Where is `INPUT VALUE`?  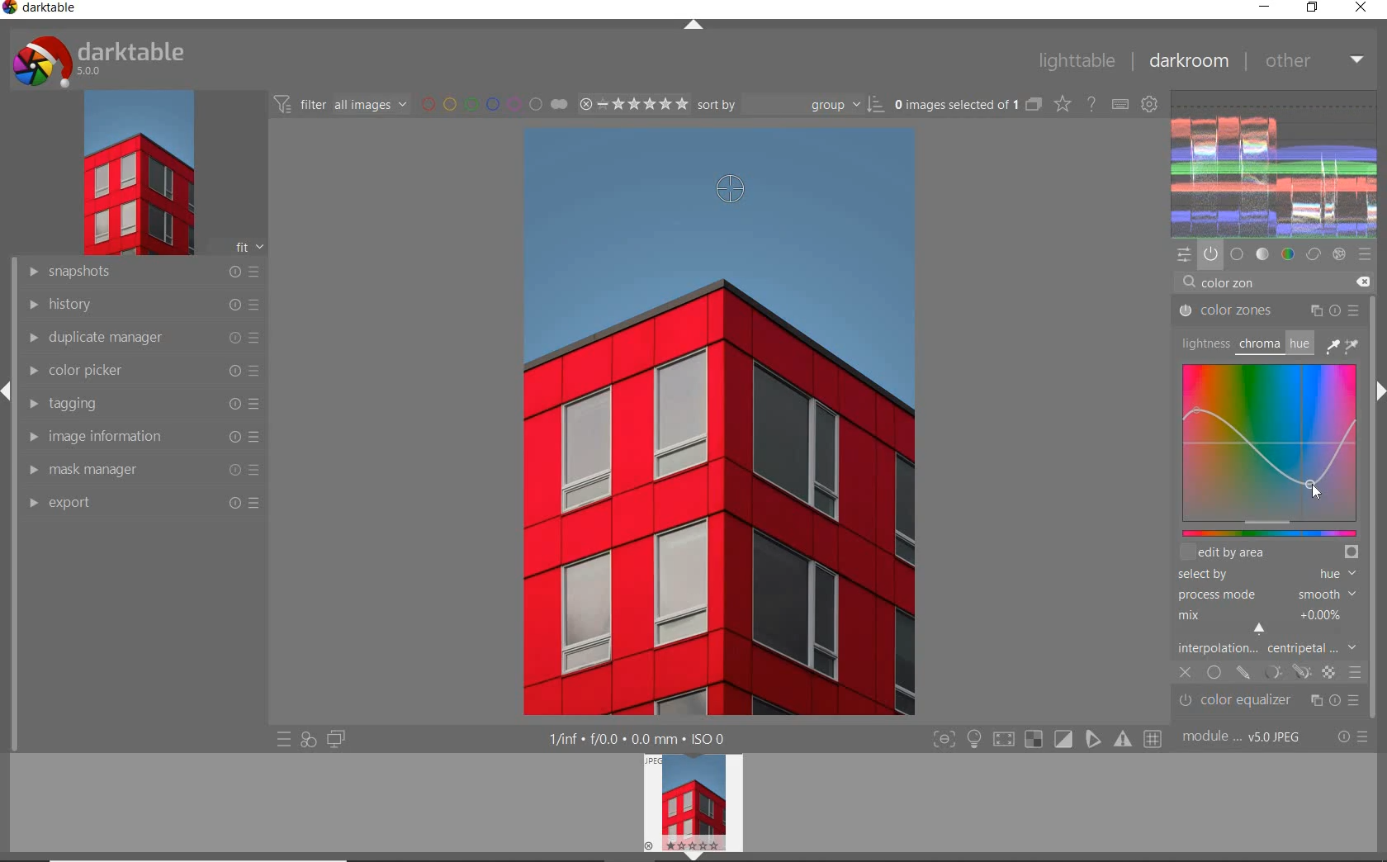 INPUT VALUE is located at coordinates (1222, 282).